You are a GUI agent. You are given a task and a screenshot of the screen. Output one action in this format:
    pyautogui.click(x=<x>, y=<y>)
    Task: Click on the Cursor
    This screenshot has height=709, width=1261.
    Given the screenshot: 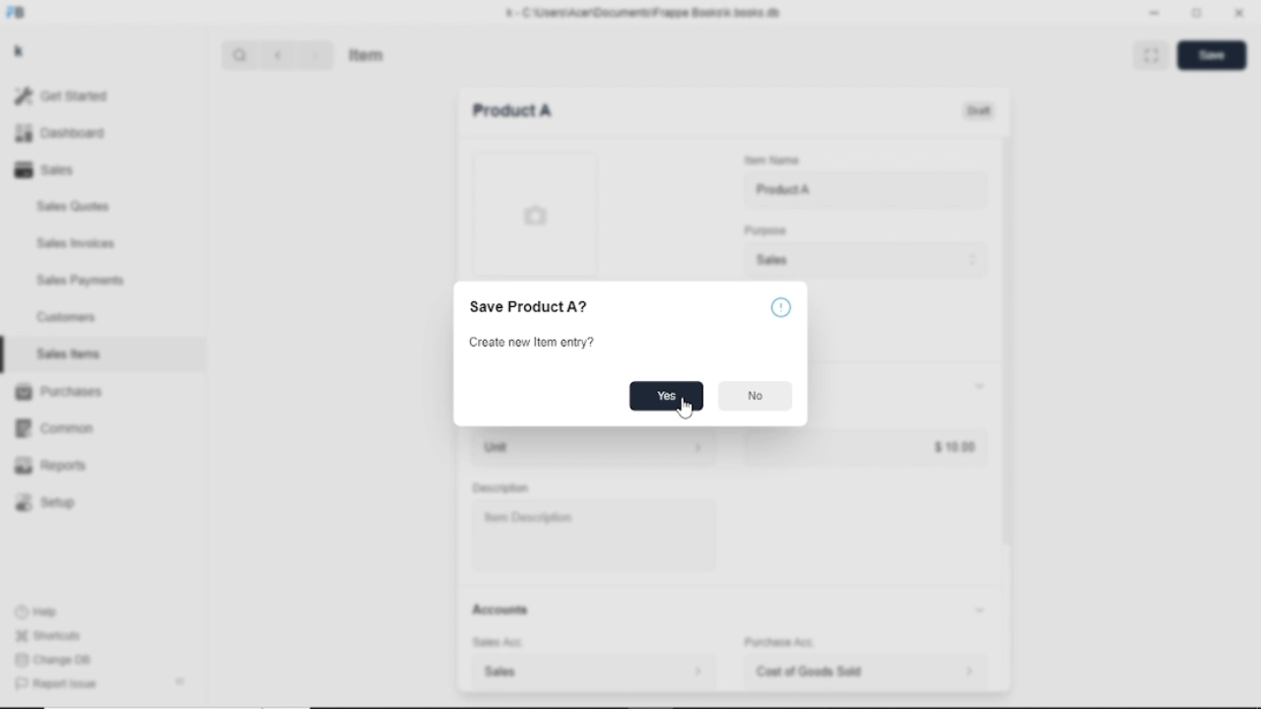 What is the action you would take?
    pyautogui.click(x=686, y=409)
    